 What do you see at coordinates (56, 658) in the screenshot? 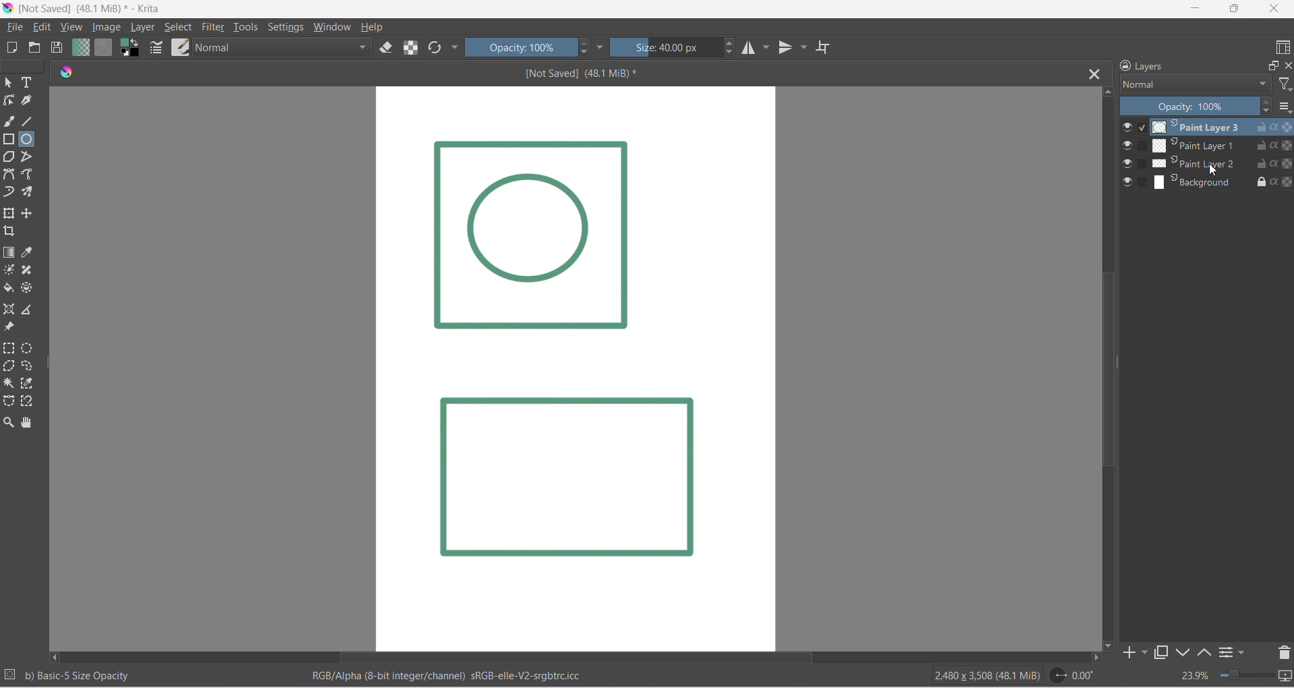
I see `move left` at bounding box center [56, 658].